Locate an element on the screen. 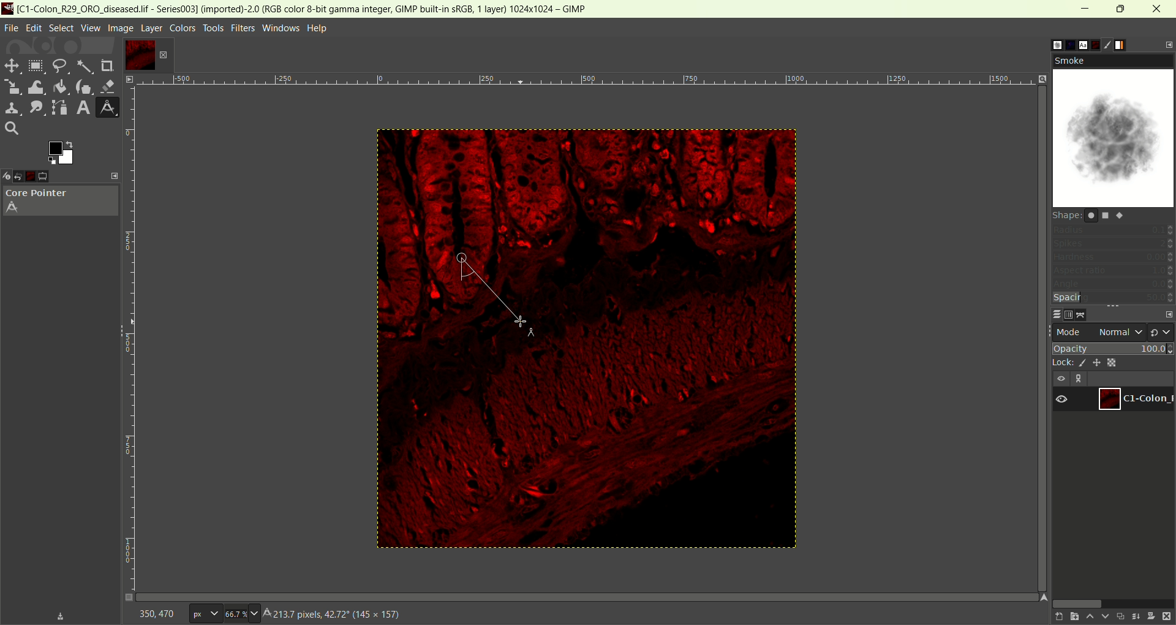 This screenshot has height=625, width=1176. device status is located at coordinates (7, 176).